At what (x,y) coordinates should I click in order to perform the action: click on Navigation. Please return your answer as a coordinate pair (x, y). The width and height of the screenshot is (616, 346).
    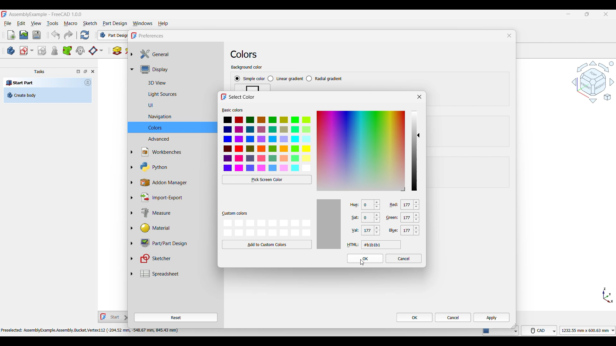
    Looking at the image, I should click on (177, 117).